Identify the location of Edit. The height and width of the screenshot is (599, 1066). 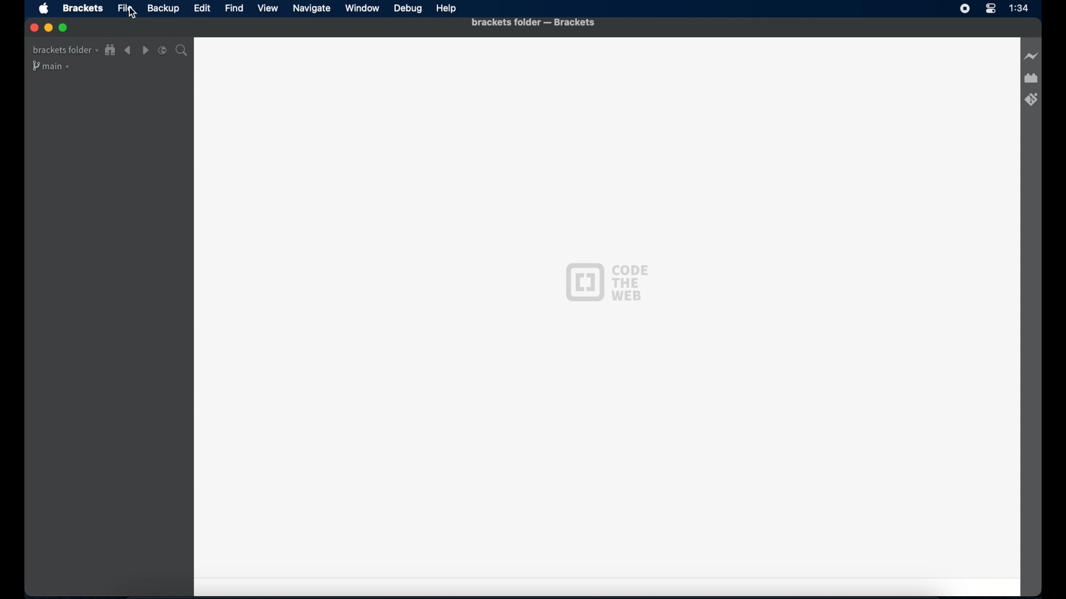
(202, 8).